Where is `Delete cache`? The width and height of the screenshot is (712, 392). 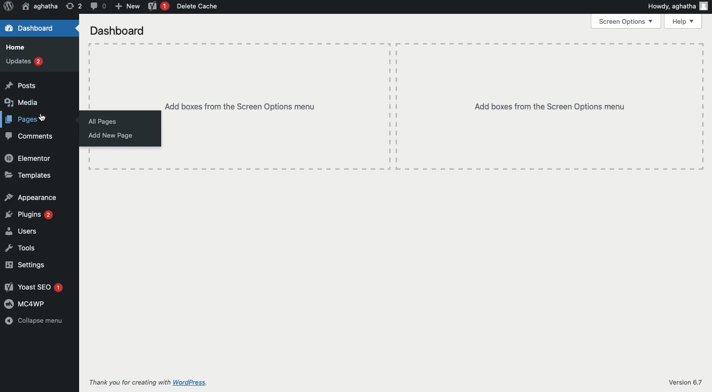
Delete cache is located at coordinates (198, 6).